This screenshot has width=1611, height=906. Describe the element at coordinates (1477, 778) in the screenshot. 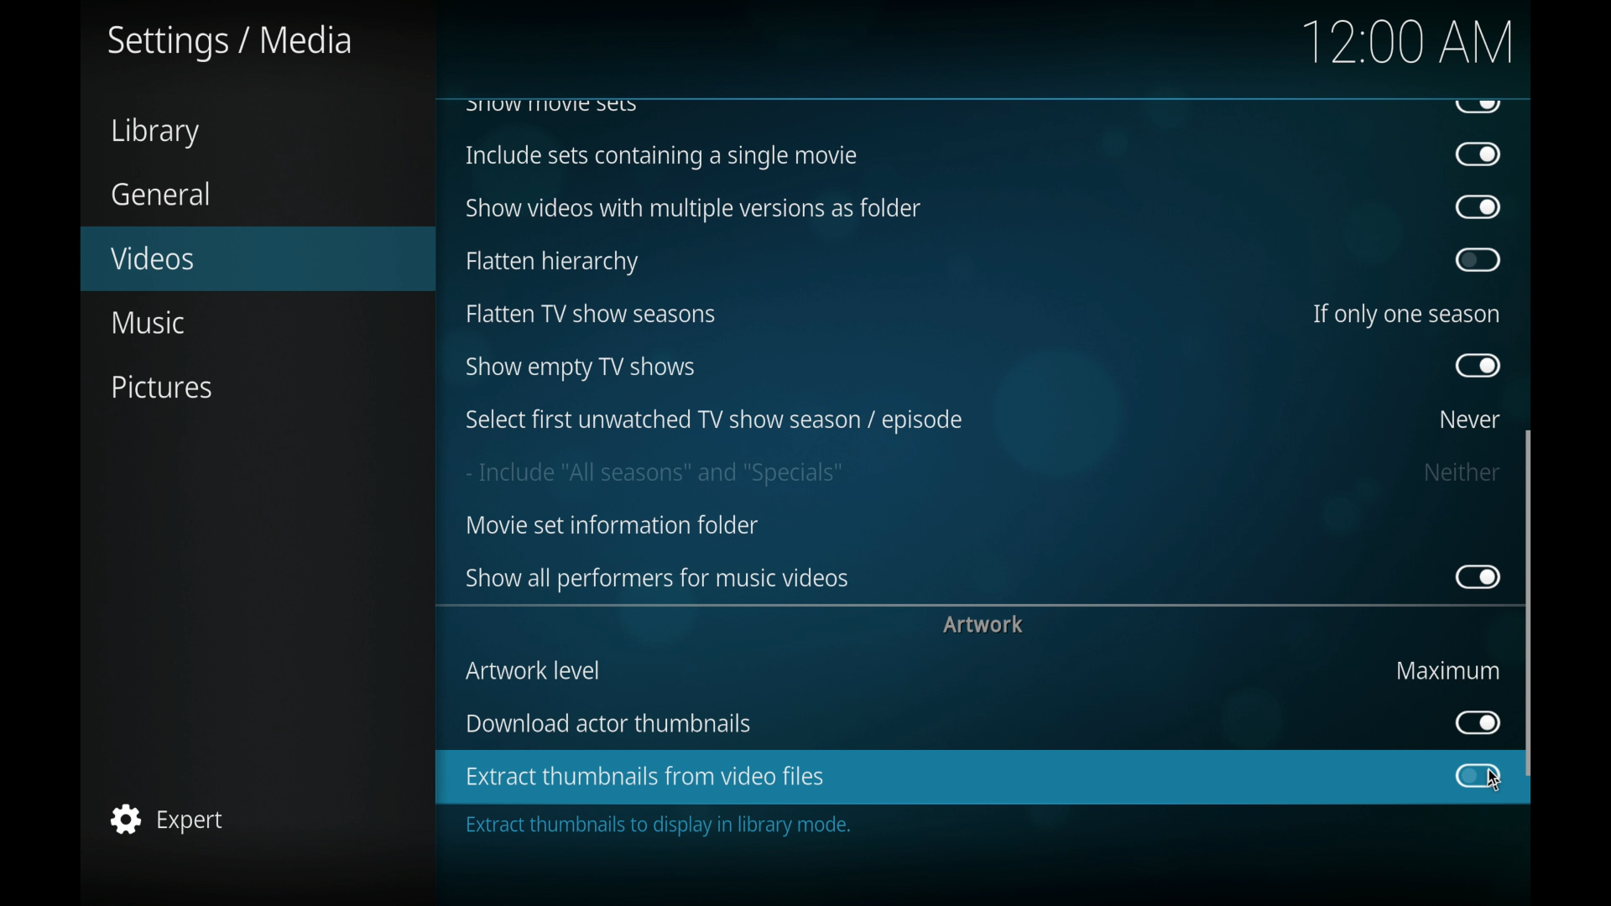

I see `toggle button` at that location.